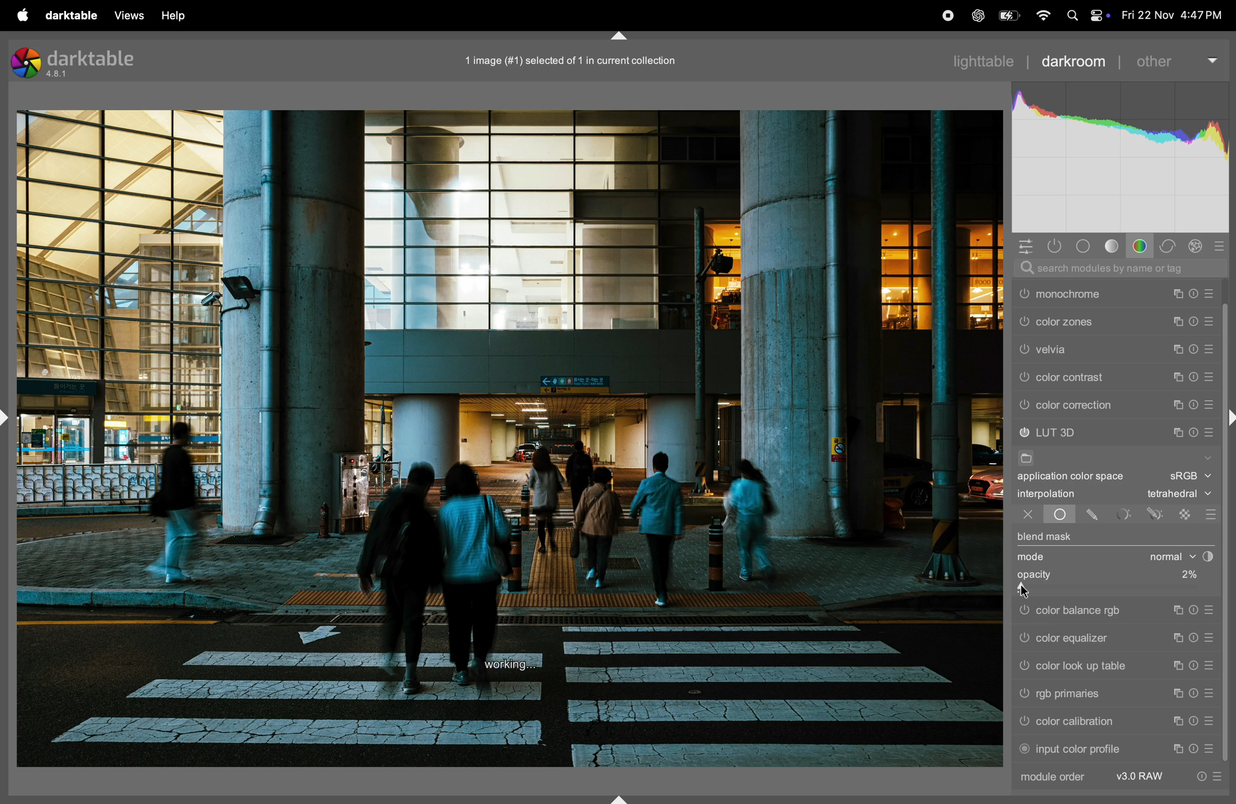  What do you see at coordinates (1029, 458) in the screenshot?
I see `file` at bounding box center [1029, 458].